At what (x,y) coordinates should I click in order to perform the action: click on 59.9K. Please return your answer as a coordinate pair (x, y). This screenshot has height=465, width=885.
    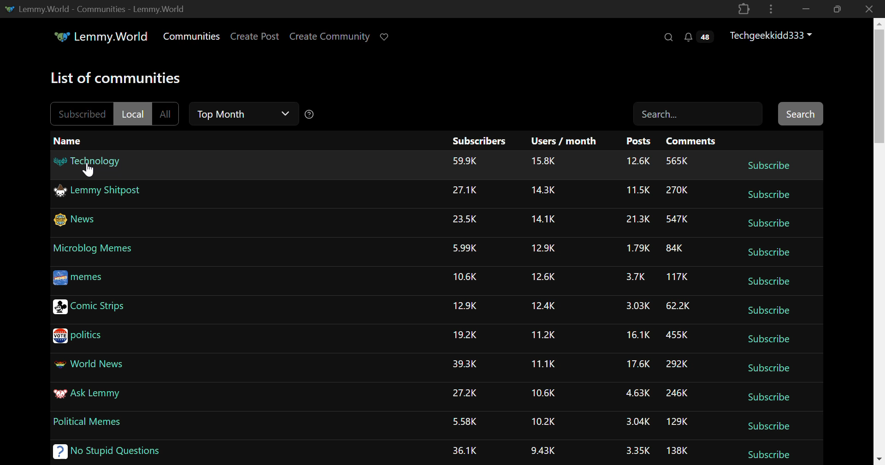
    Looking at the image, I should click on (464, 160).